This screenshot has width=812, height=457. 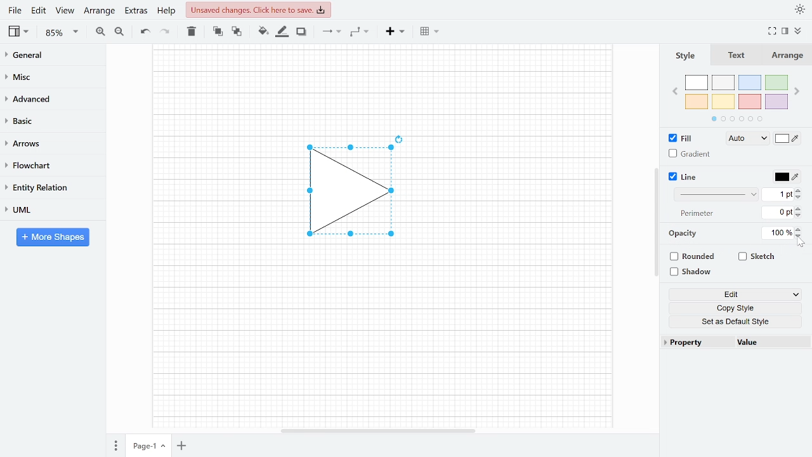 What do you see at coordinates (694, 258) in the screenshot?
I see `Rounded` at bounding box center [694, 258].